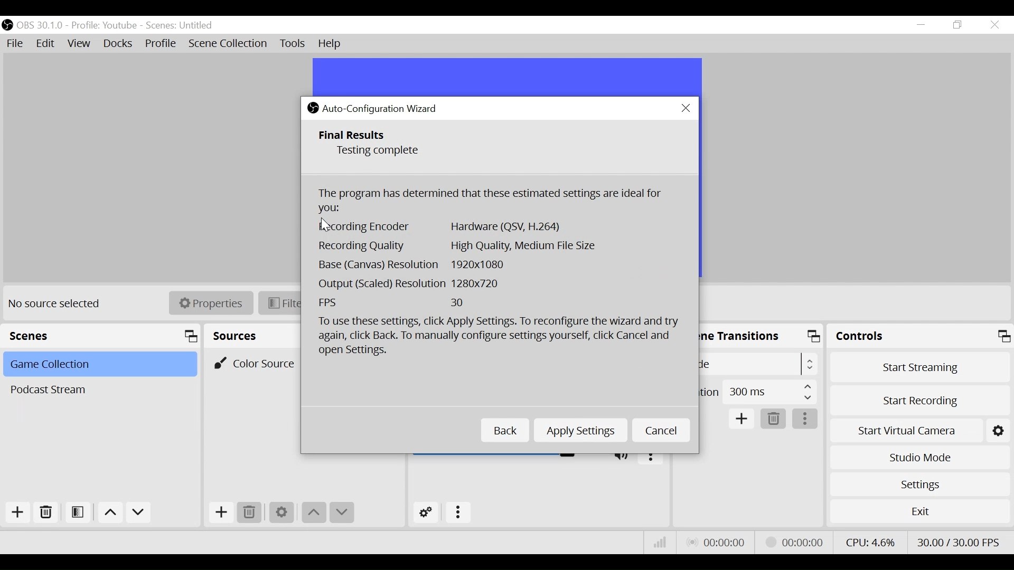 The height and width of the screenshot is (570, 1014). Describe the element at coordinates (661, 543) in the screenshot. I see `Bitrate` at that location.